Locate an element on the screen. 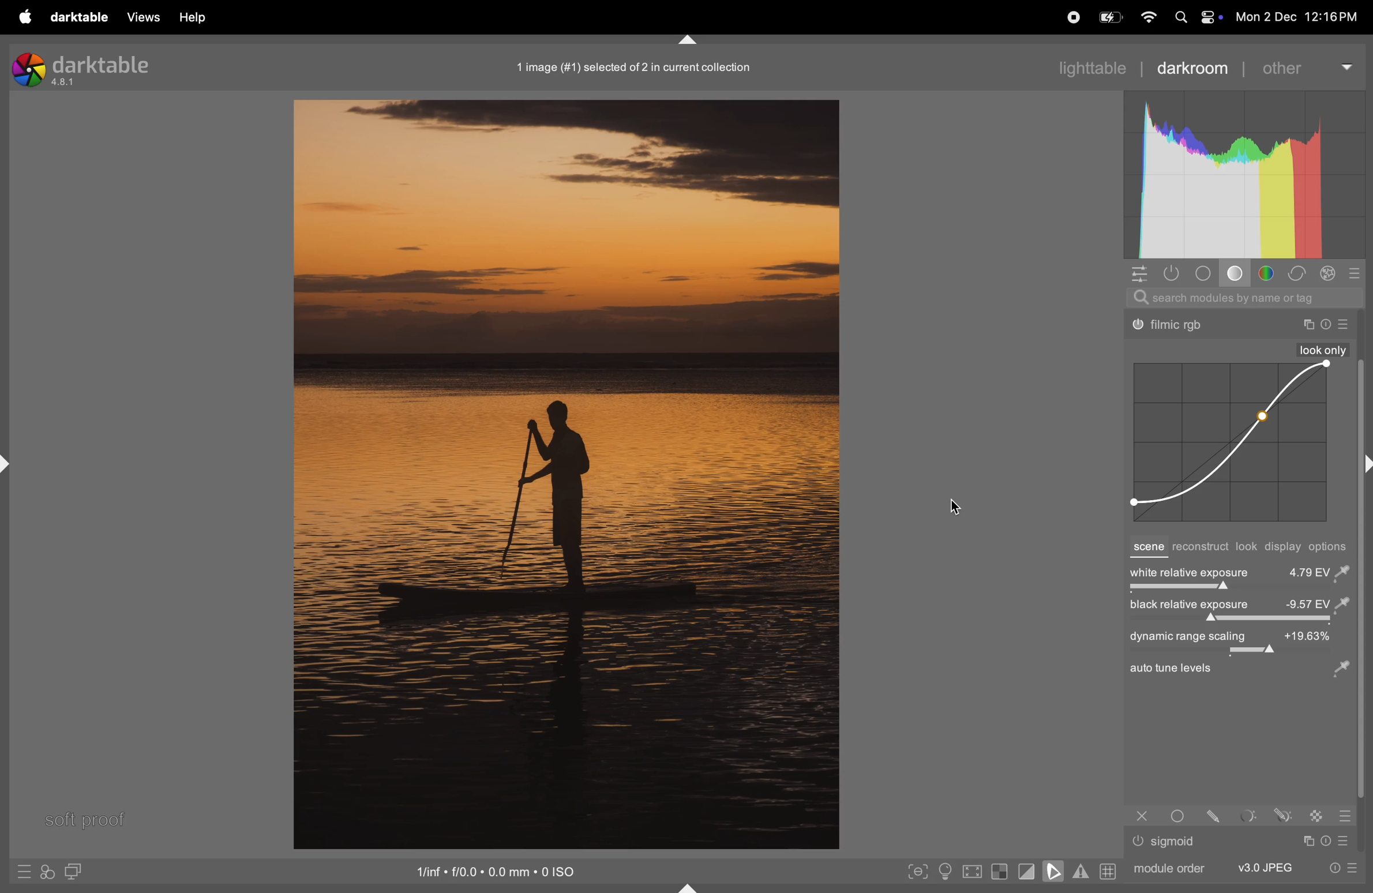  base is located at coordinates (1237, 275).